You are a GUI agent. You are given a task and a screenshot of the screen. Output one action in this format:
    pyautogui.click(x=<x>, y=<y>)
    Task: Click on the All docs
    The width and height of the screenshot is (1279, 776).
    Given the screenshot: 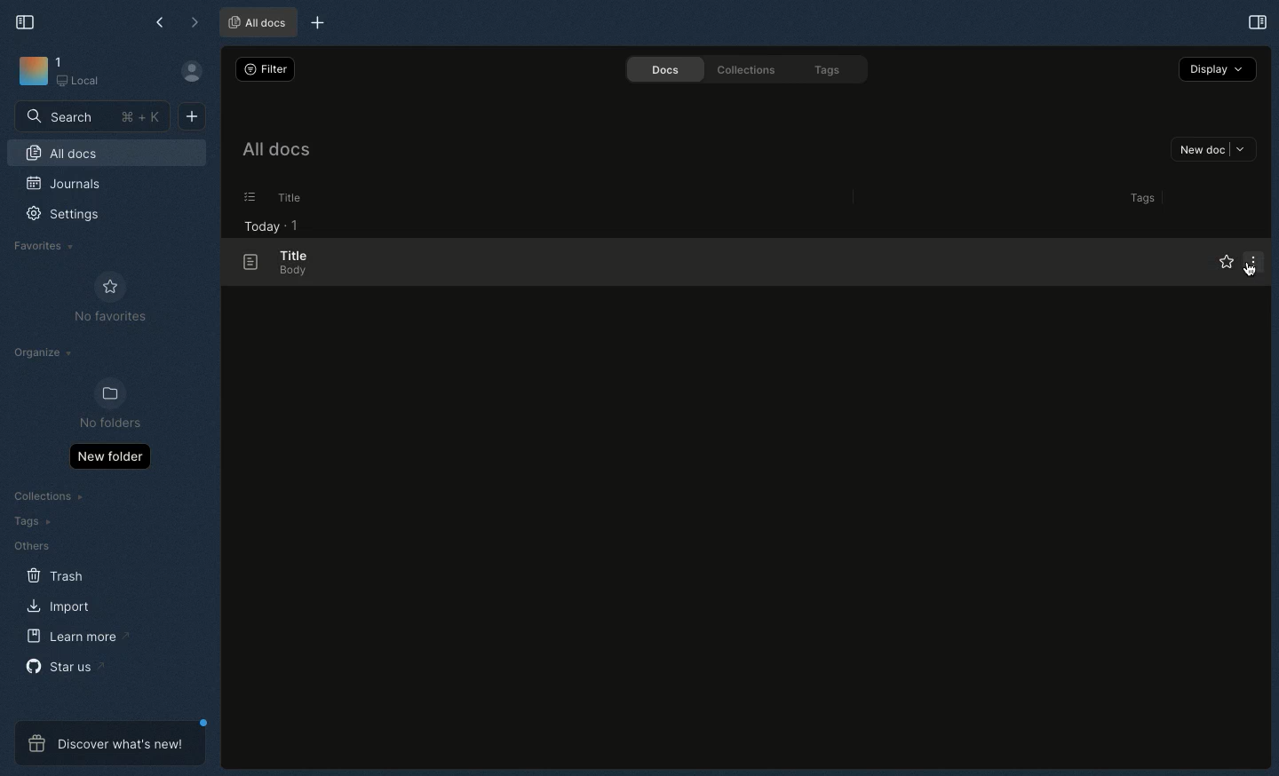 What is the action you would take?
    pyautogui.click(x=274, y=153)
    